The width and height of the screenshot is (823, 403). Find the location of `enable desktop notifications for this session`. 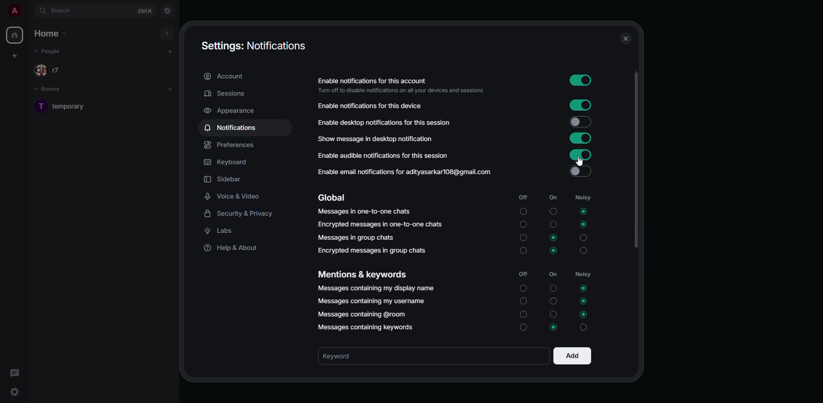

enable desktop notifications for this session is located at coordinates (390, 122).